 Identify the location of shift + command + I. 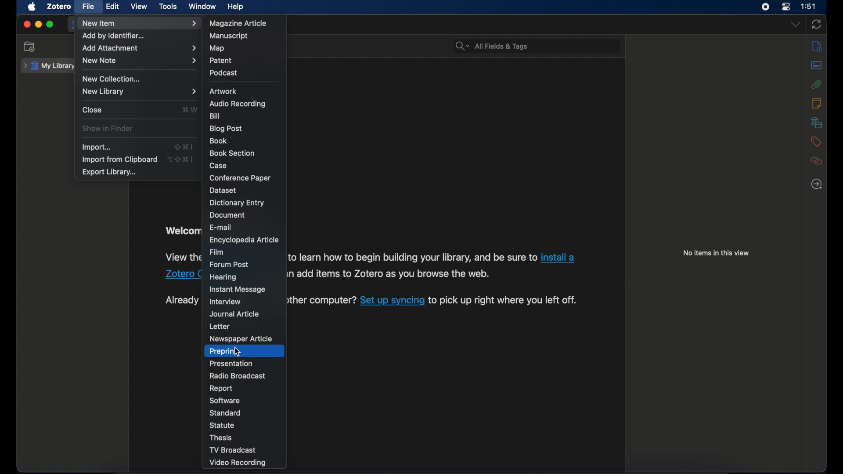
(184, 146).